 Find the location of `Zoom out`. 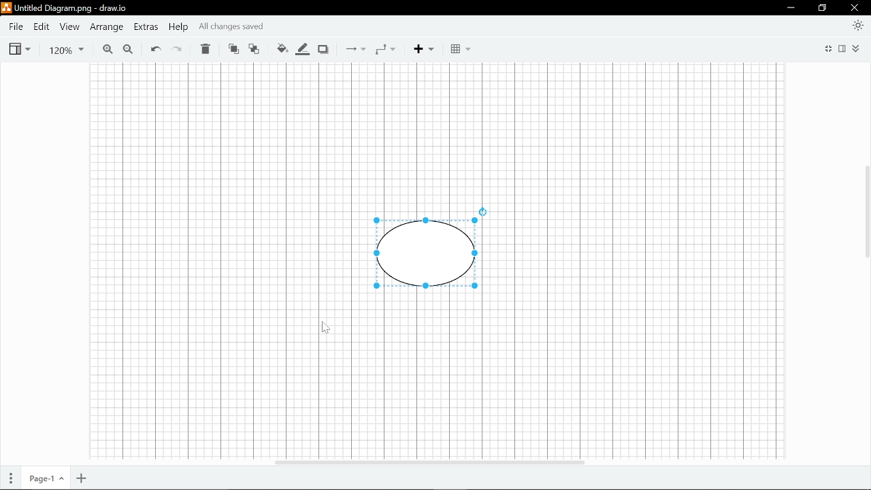

Zoom out is located at coordinates (127, 49).